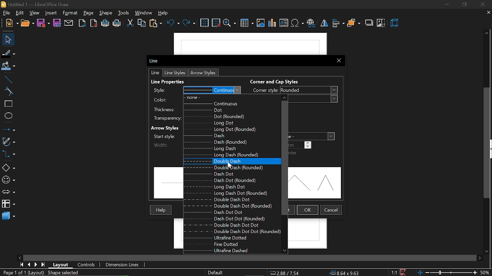 The image size is (492, 276). I want to click on Dash dot (Rounded), so click(234, 181).